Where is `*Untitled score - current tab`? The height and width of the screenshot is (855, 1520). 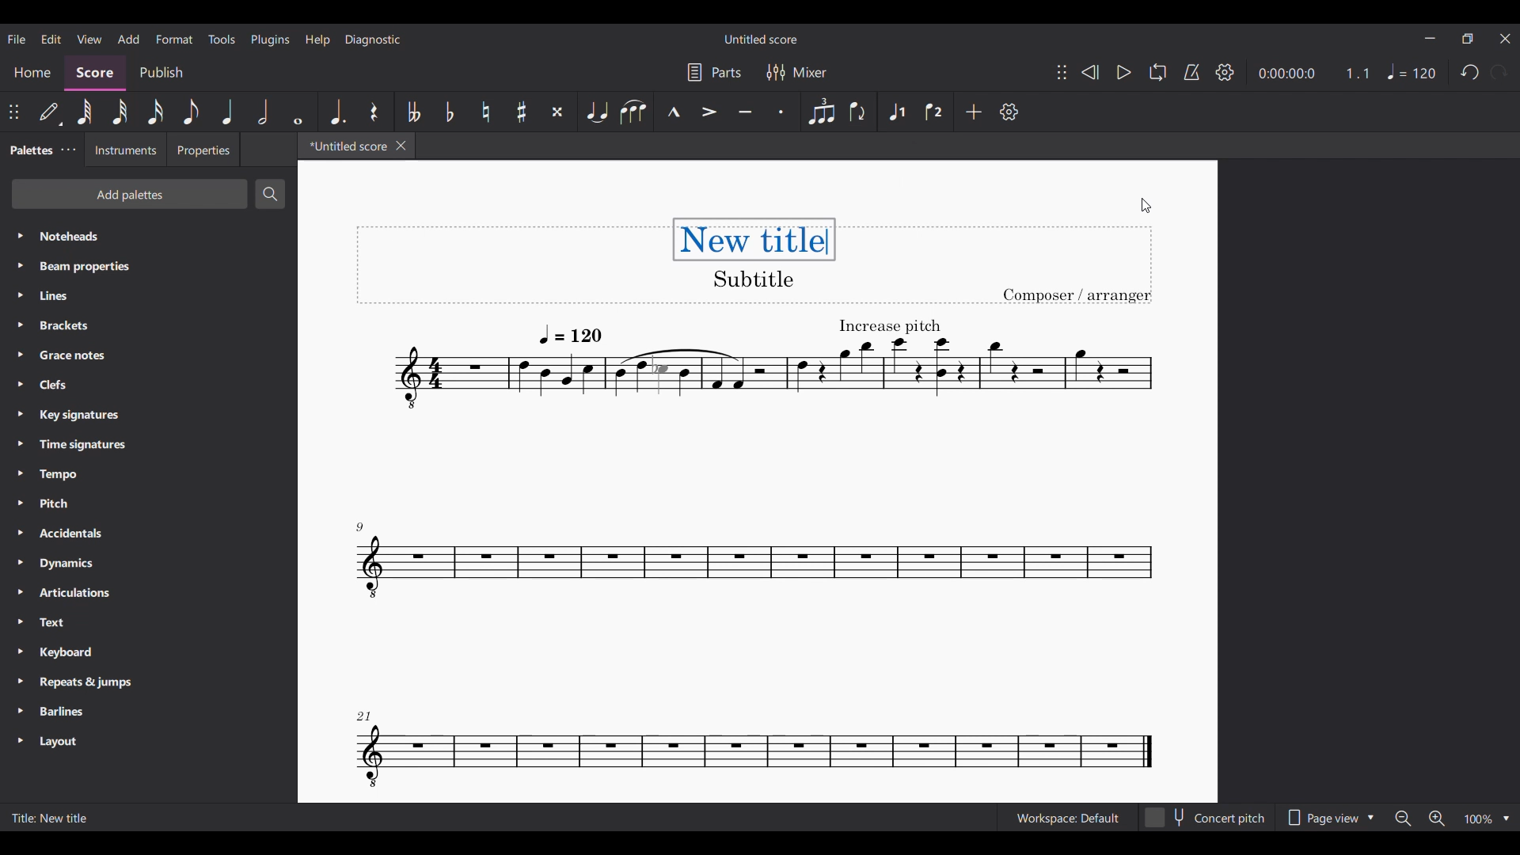 *Untitled score - current tab is located at coordinates (344, 146).